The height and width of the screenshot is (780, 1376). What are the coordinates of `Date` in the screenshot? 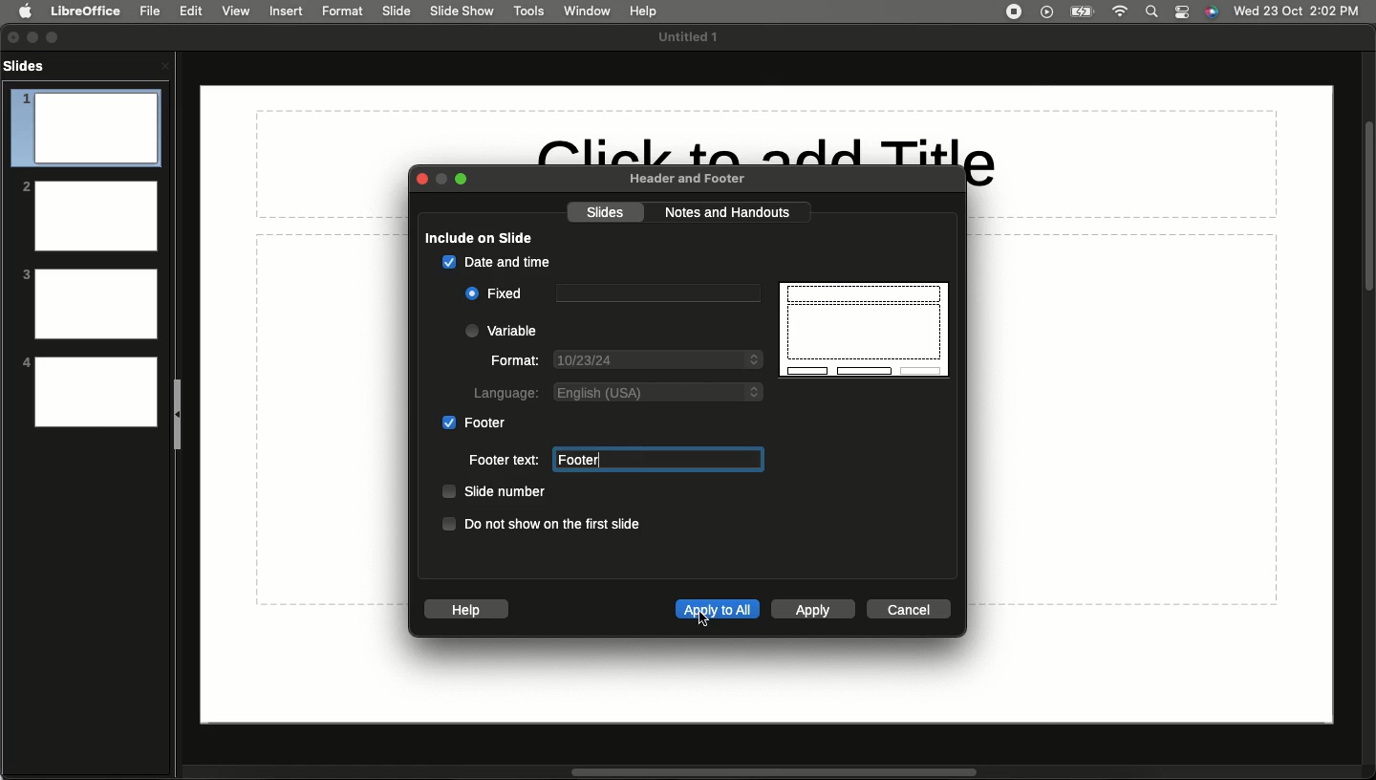 It's located at (657, 360).